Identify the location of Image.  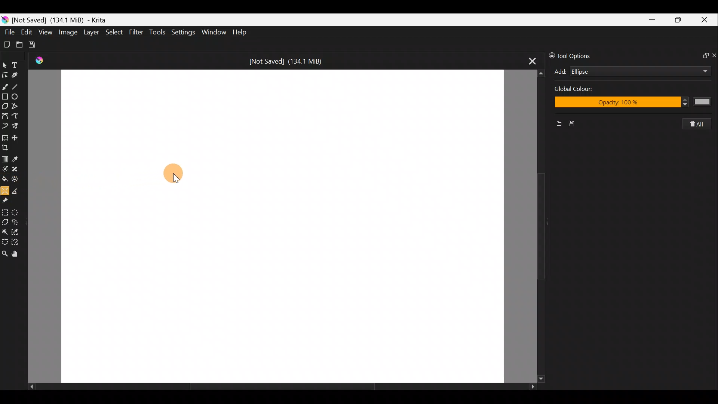
(69, 32).